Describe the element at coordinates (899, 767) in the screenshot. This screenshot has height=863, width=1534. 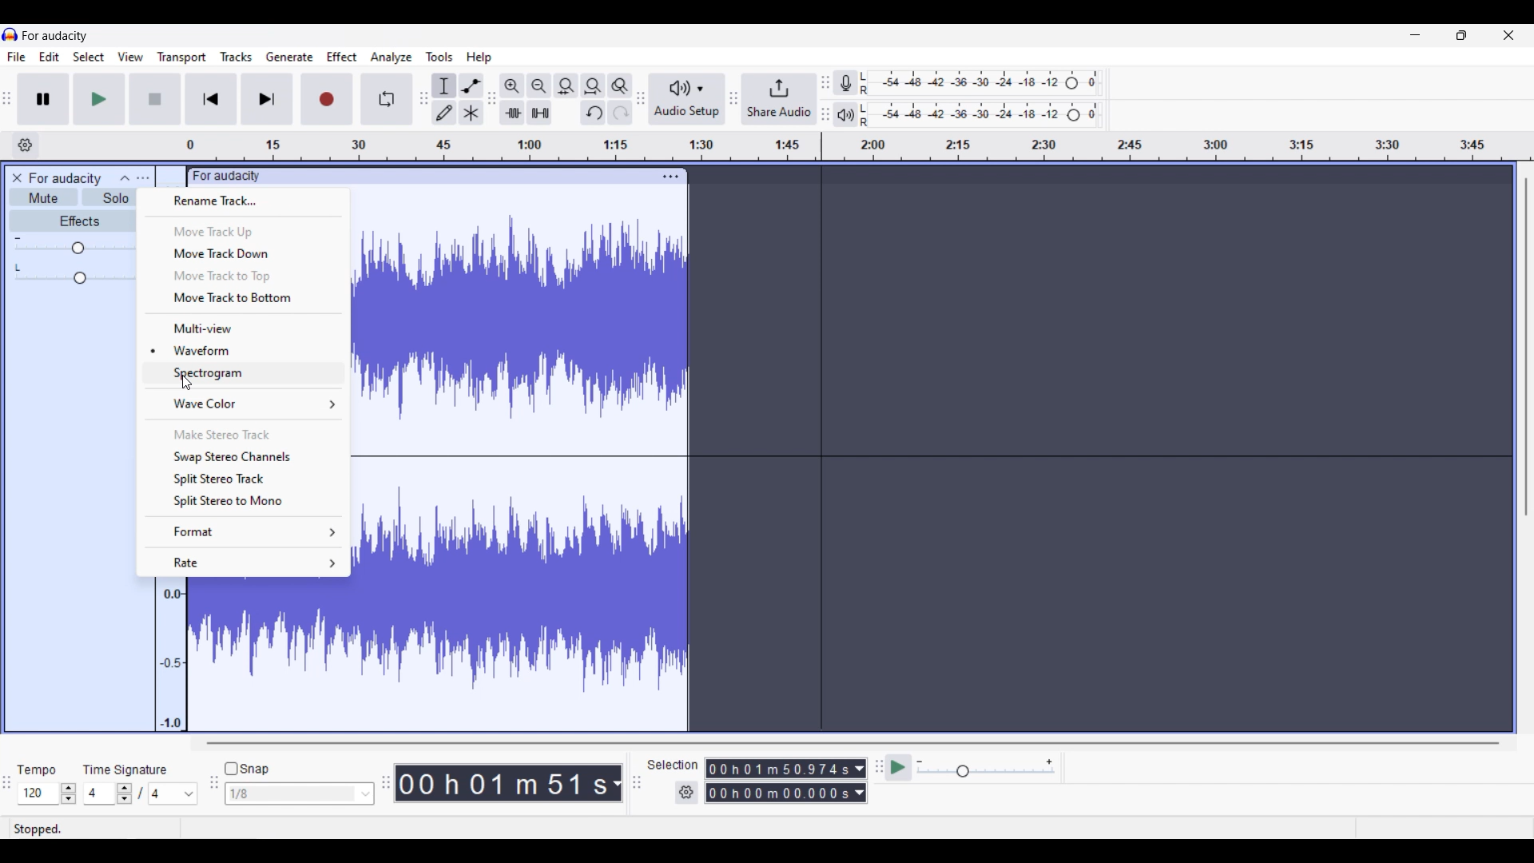
I see `play at speed` at that location.